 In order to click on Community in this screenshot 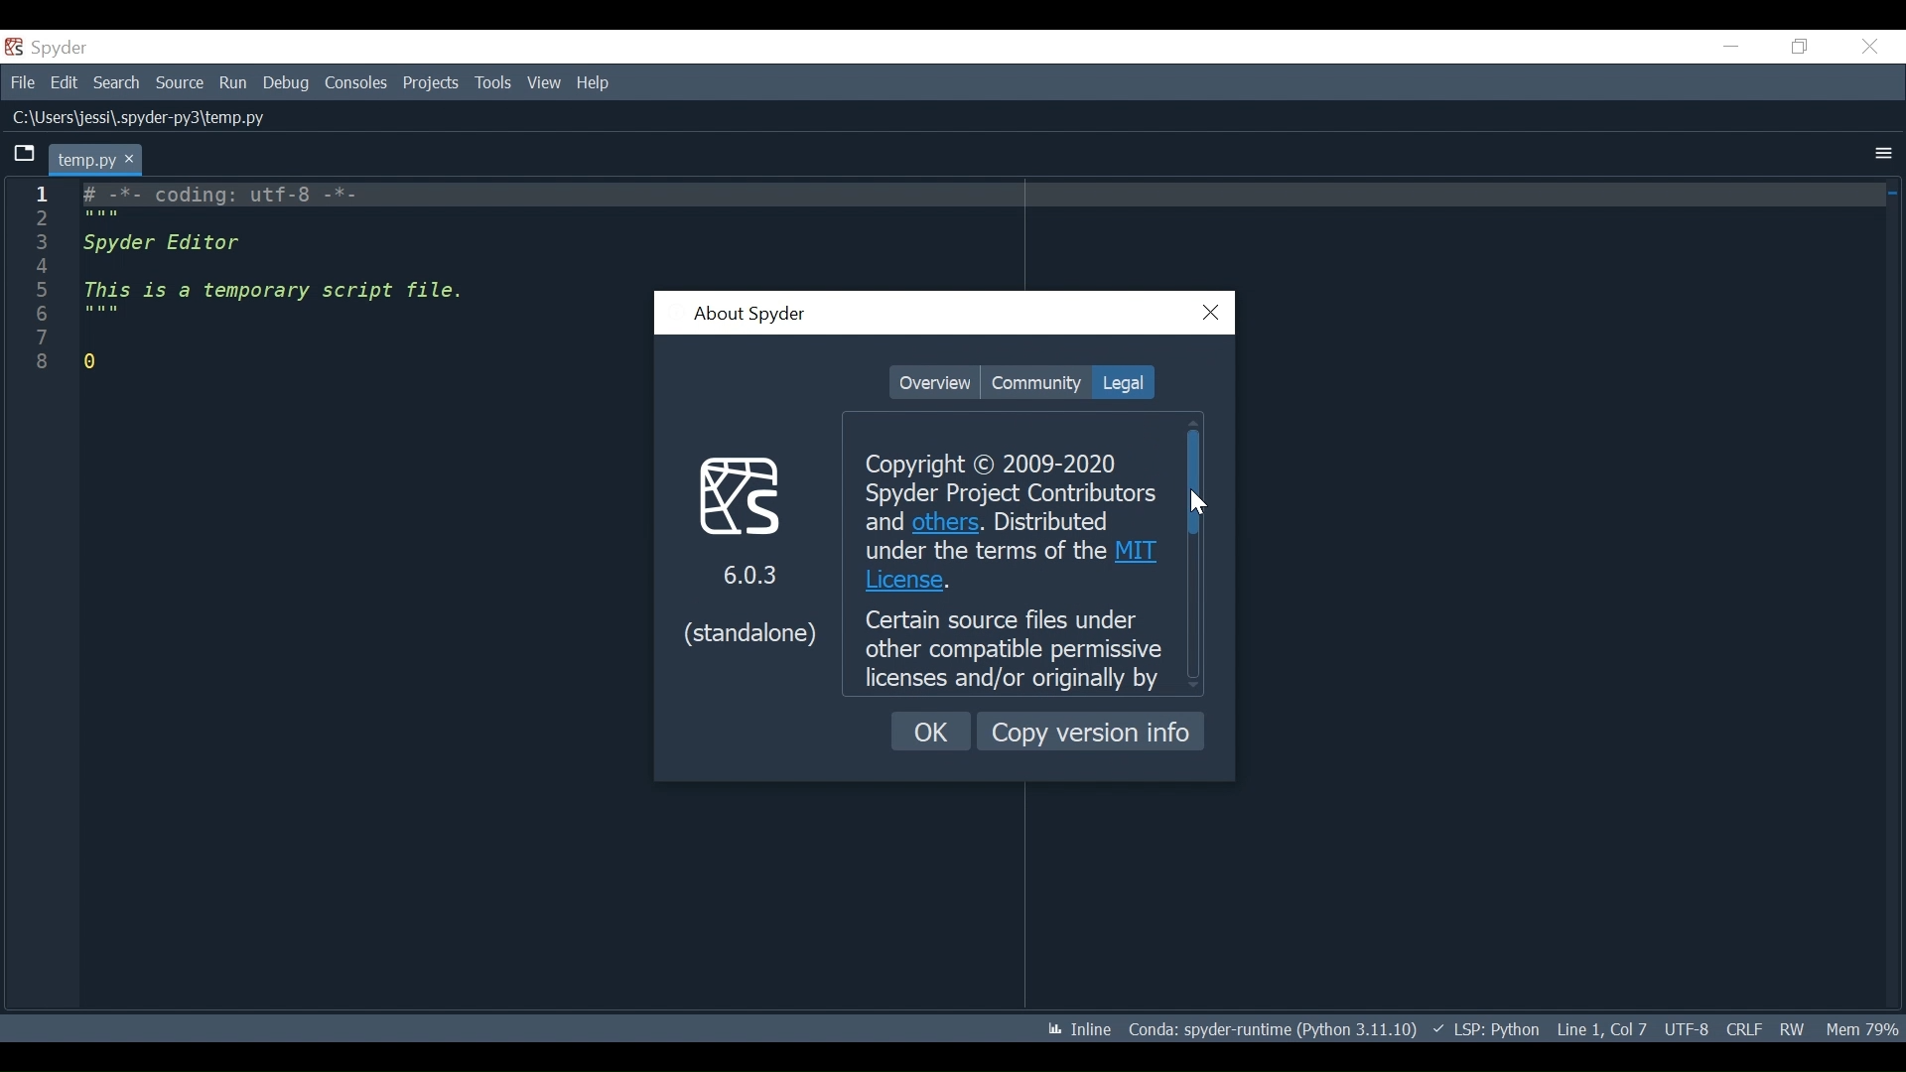, I will do `click(1035, 382)`.